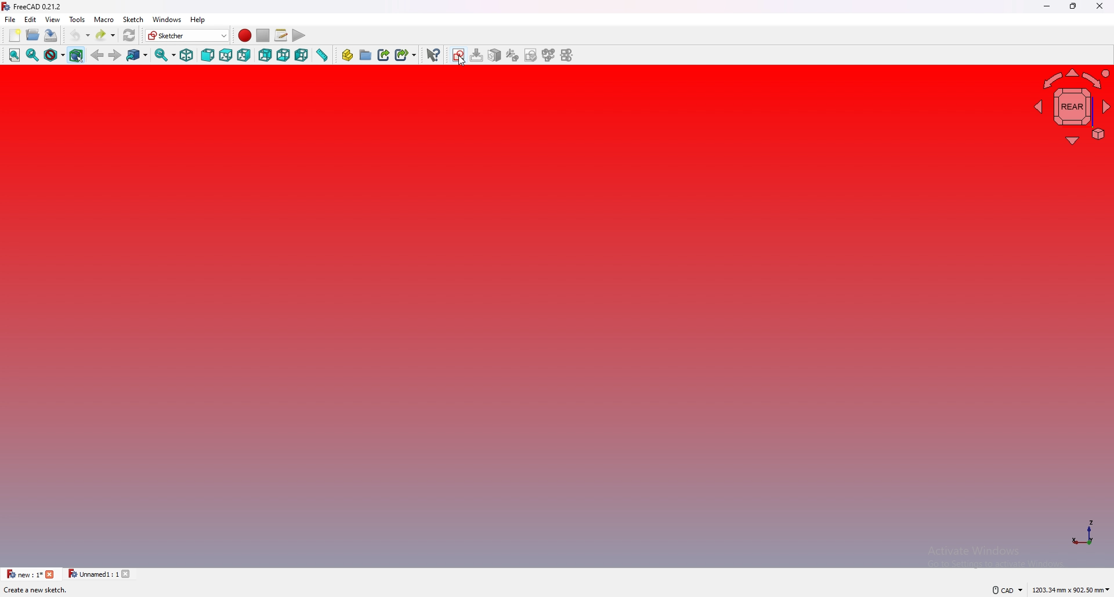 This screenshot has height=597, width=1114. Describe the element at coordinates (54, 54) in the screenshot. I see `draw style` at that location.